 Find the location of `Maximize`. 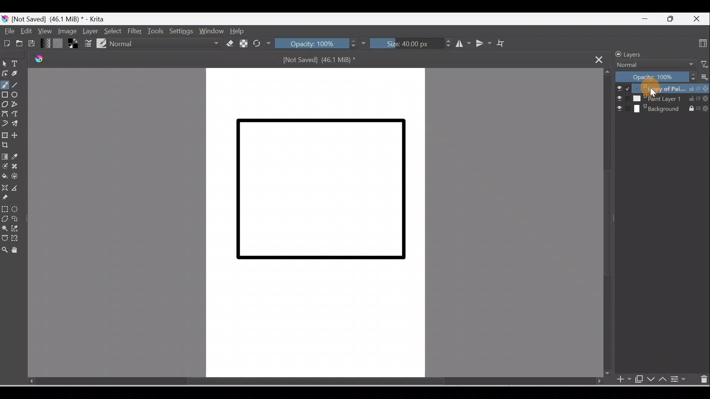

Maximize is located at coordinates (670, 19).